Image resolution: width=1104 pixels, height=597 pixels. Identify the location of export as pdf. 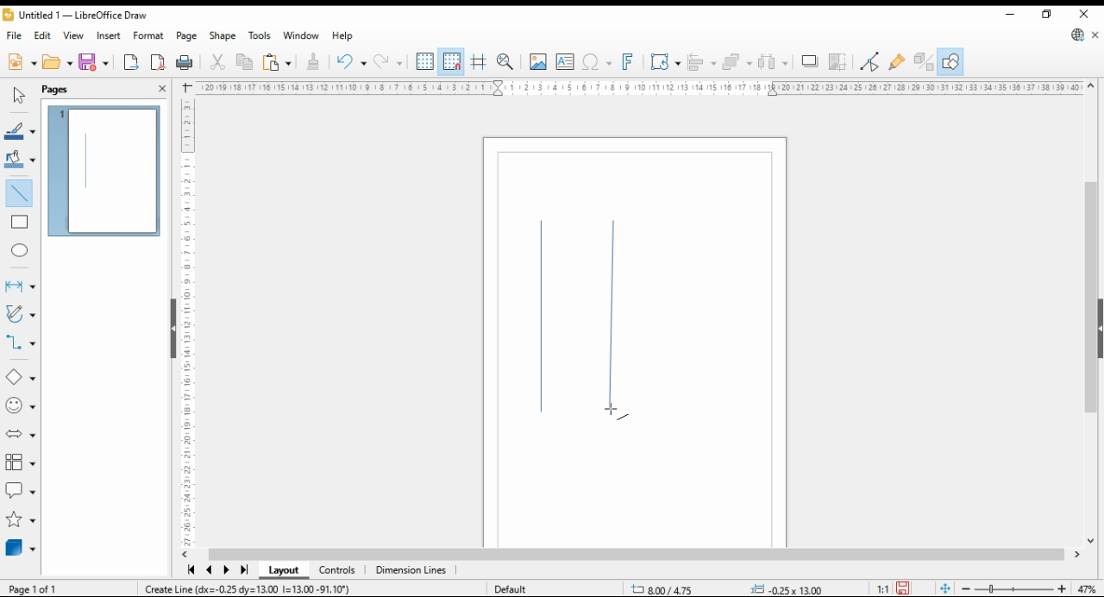
(158, 62).